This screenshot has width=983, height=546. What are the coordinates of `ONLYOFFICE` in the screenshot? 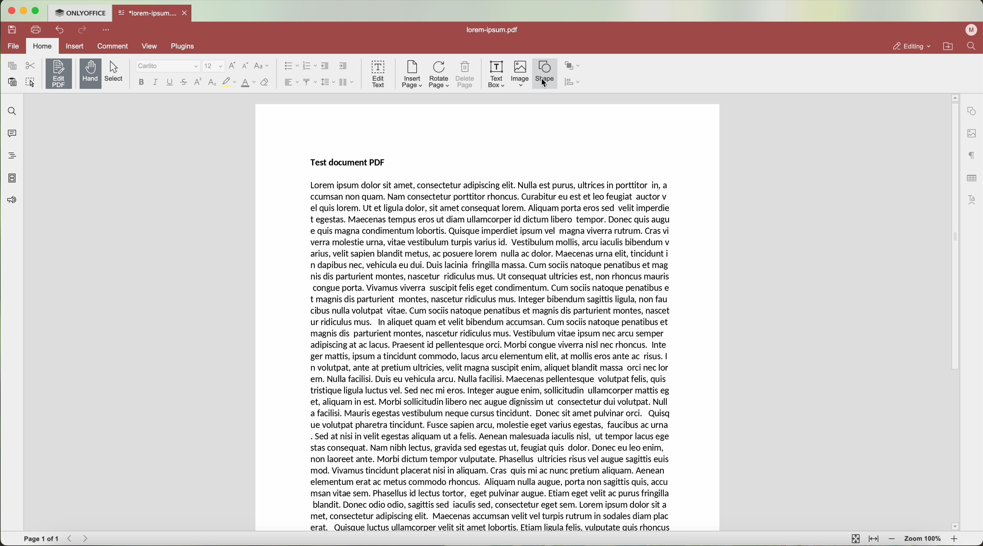 It's located at (81, 13).